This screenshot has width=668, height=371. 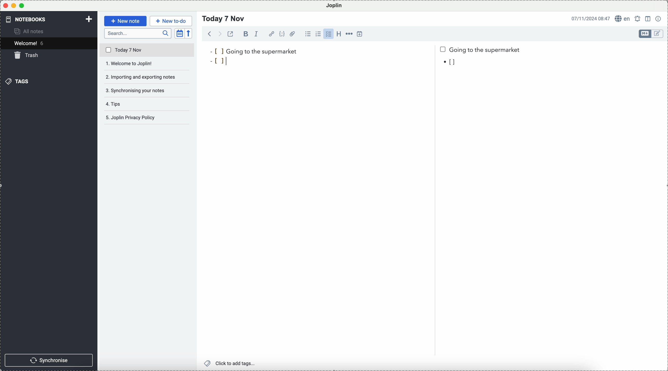 What do you see at coordinates (219, 34) in the screenshot?
I see `forward` at bounding box center [219, 34].